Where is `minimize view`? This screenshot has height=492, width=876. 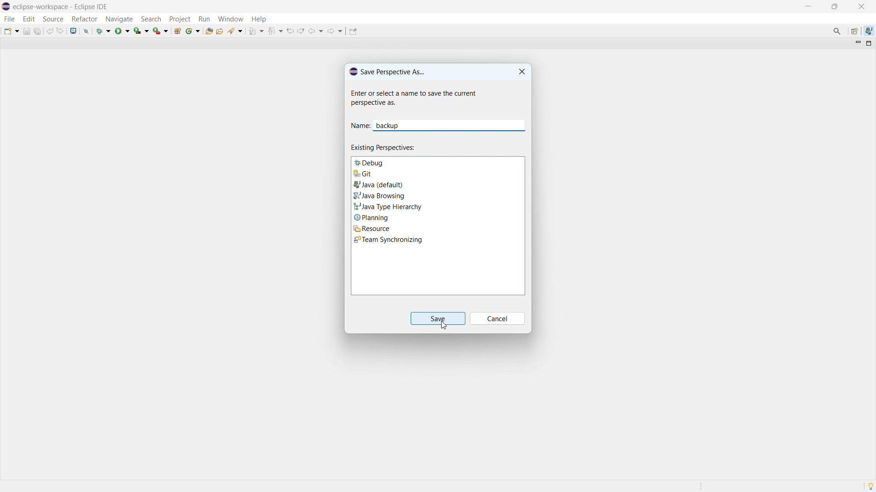 minimize view is located at coordinates (857, 44).